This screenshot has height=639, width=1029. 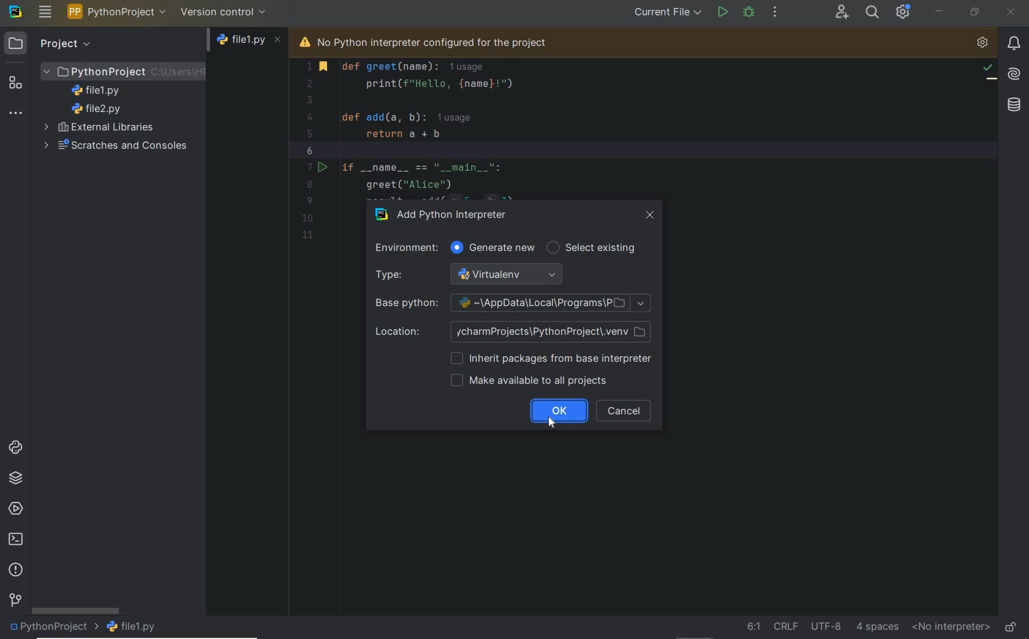 What do you see at coordinates (826, 625) in the screenshot?
I see `file encoding` at bounding box center [826, 625].